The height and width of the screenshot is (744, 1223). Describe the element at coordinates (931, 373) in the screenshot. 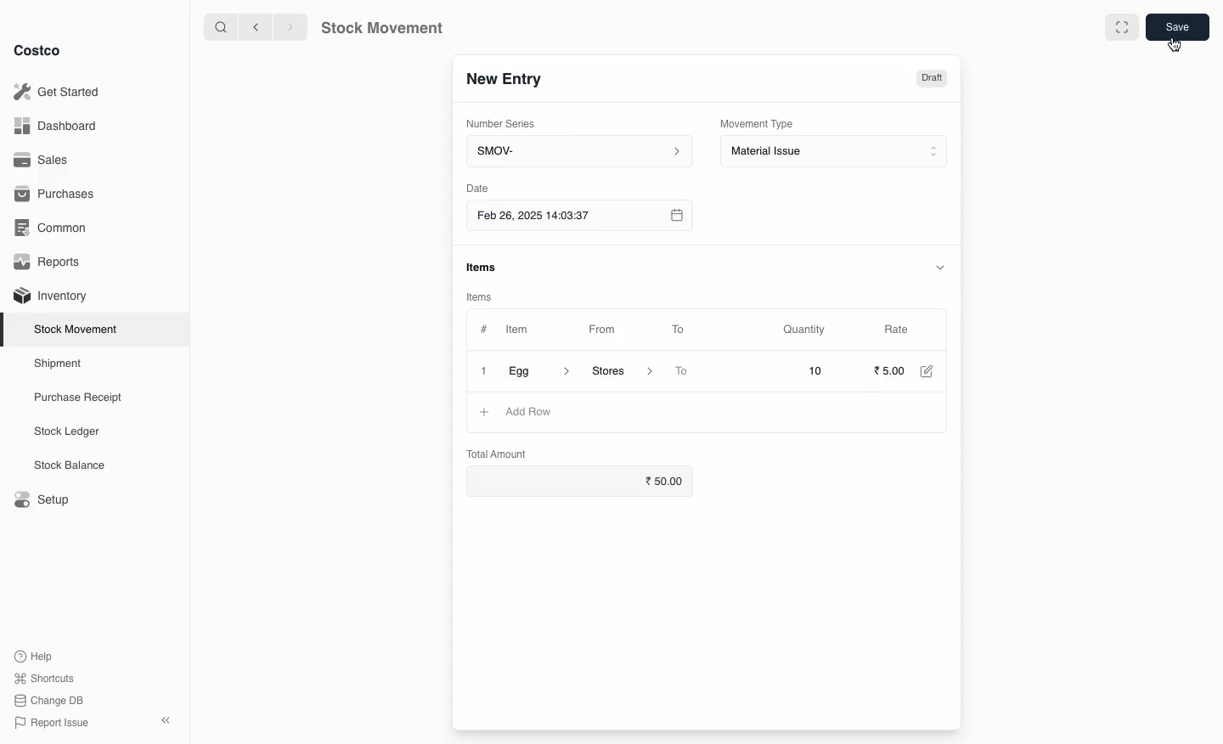

I see `Edit` at that location.